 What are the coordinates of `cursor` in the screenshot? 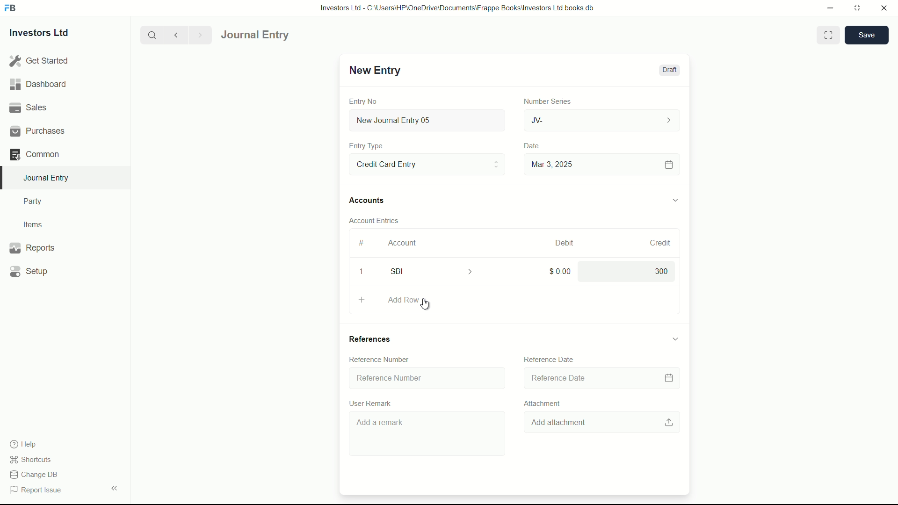 It's located at (426, 305).